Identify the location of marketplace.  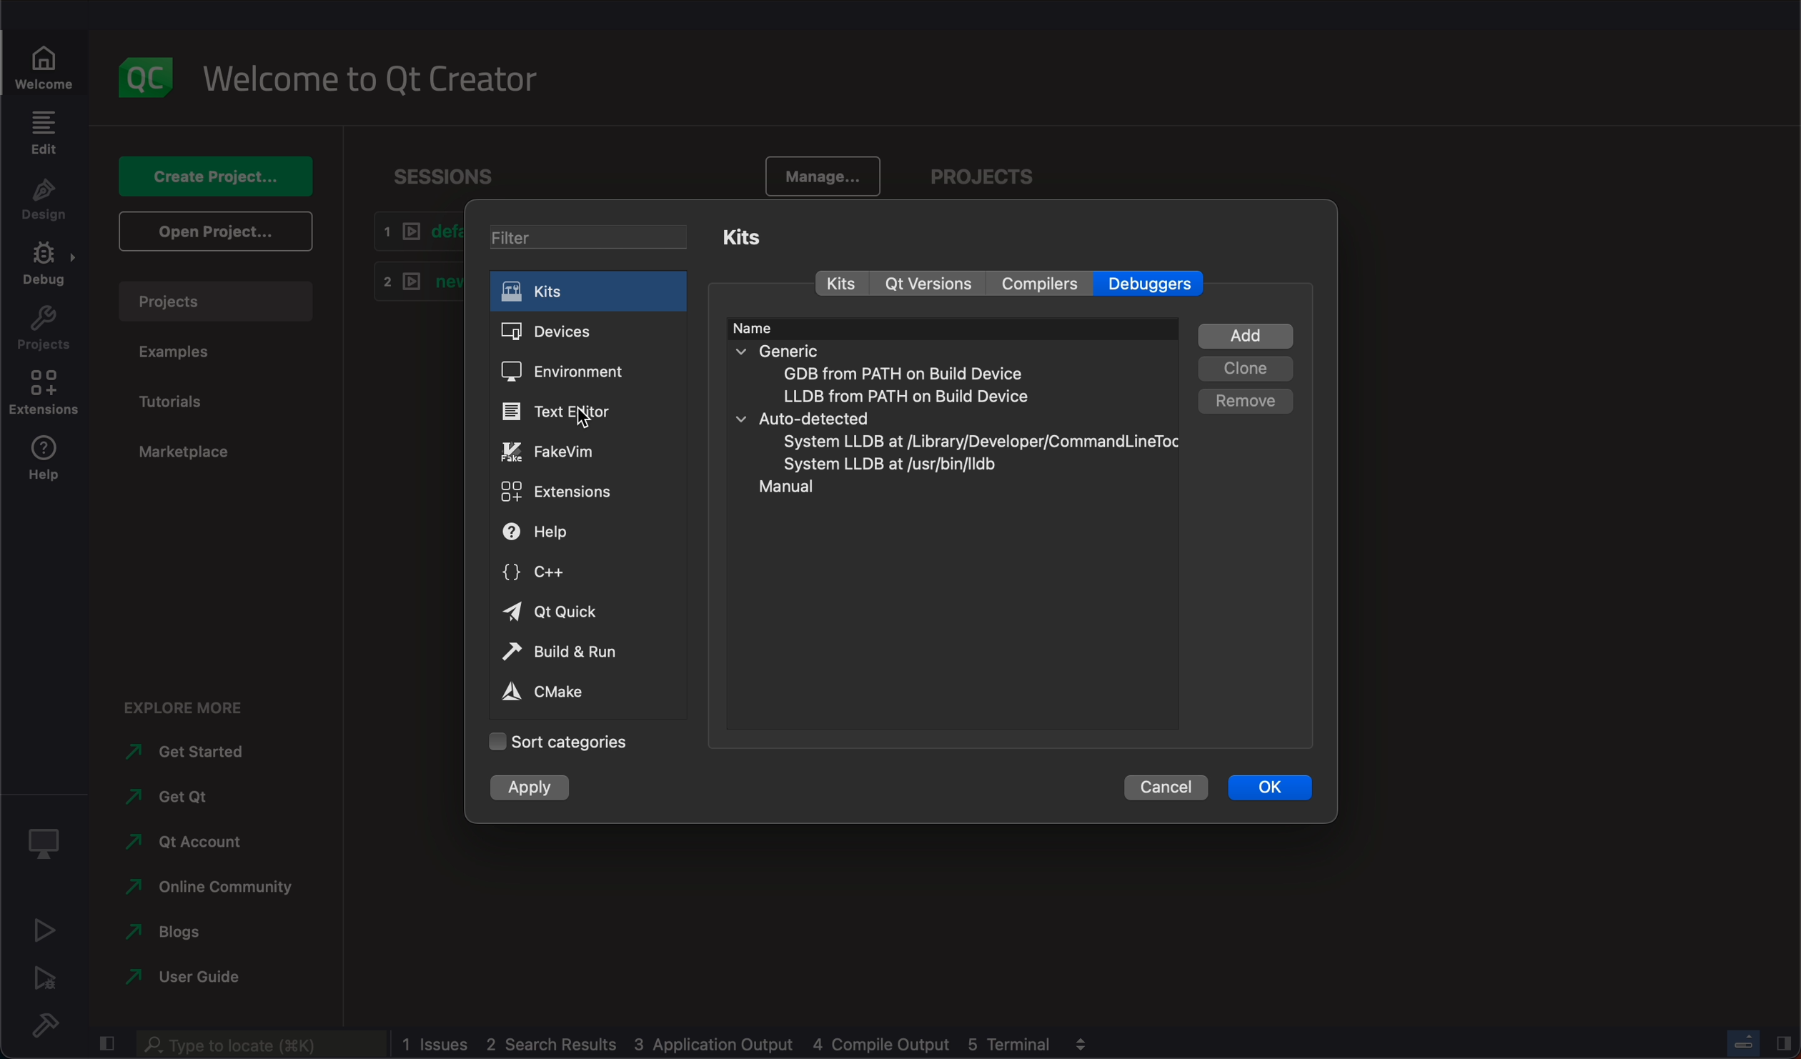
(184, 454).